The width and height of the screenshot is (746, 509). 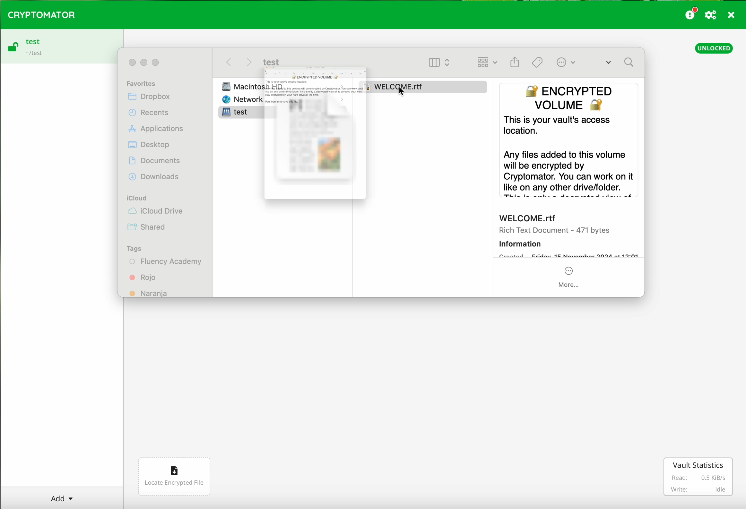 I want to click on iCloud Drive, so click(x=155, y=210).